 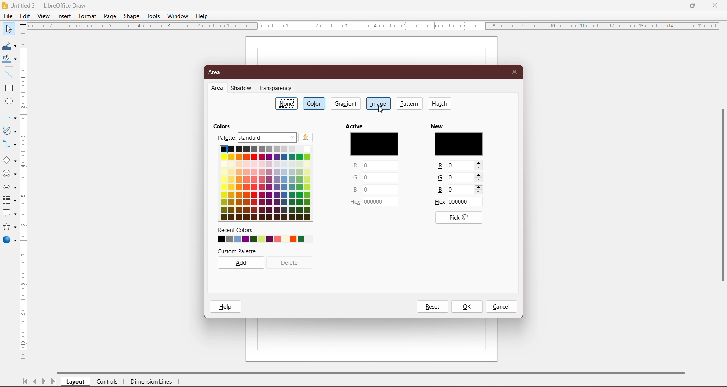 What do you see at coordinates (381, 202) in the screenshot?
I see `000000` at bounding box center [381, 202].